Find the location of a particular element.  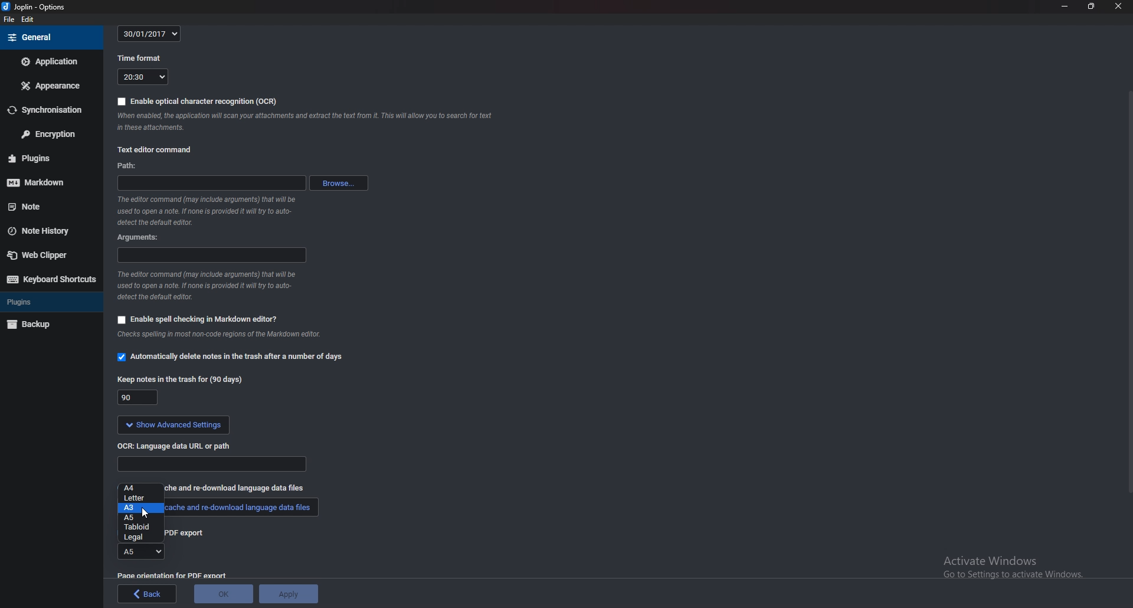

general is located at coordinates (50, 37).